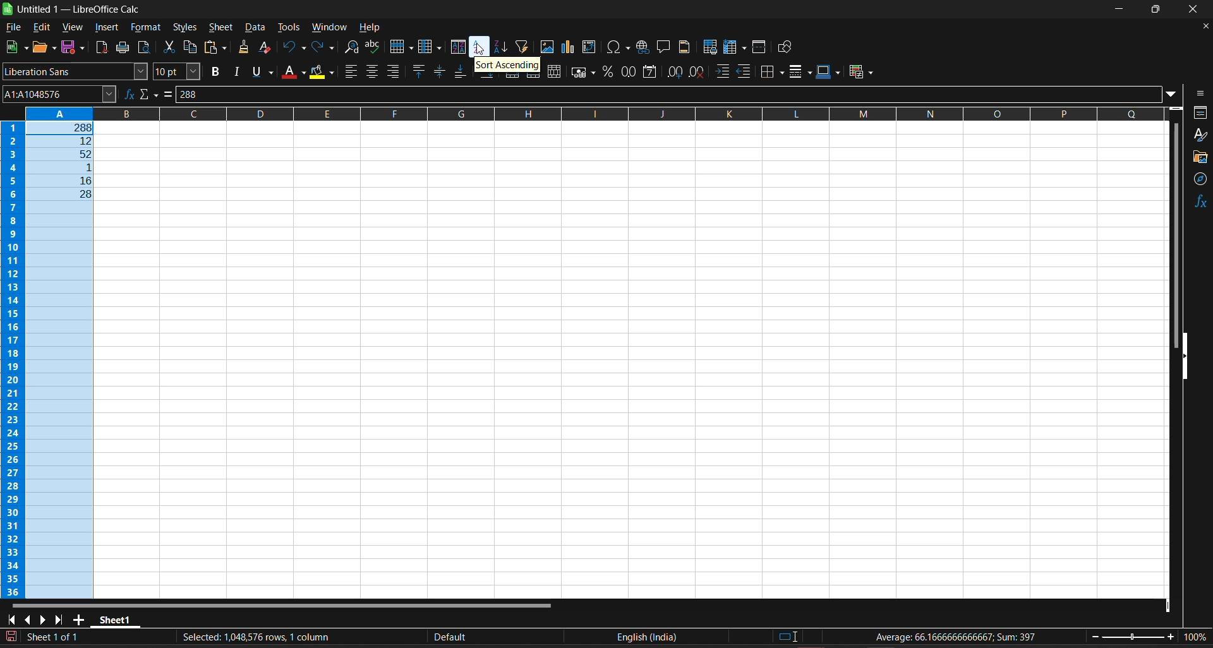 The image size is (1213, 648). What do you see at coordinates (42, 47) in the screenshot?
I see `open` at bounding box center [42, 47].